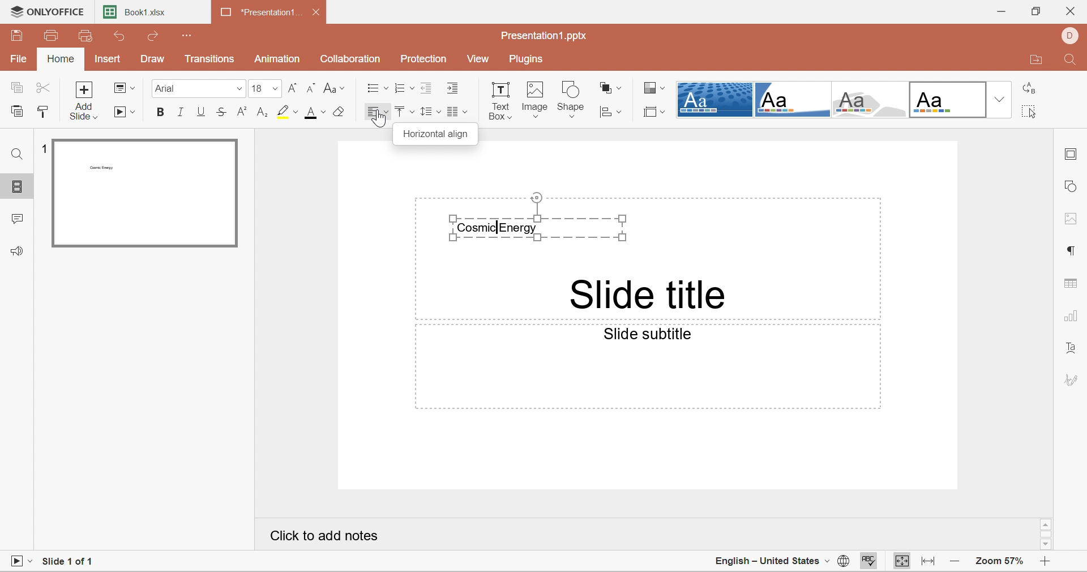 Image resolution: width=1087 pixels, height=572 pixels. What do you see at coordinates (222, 114) in the screenshot?
I see `Strikethrough` at bounding box center [222, 114].